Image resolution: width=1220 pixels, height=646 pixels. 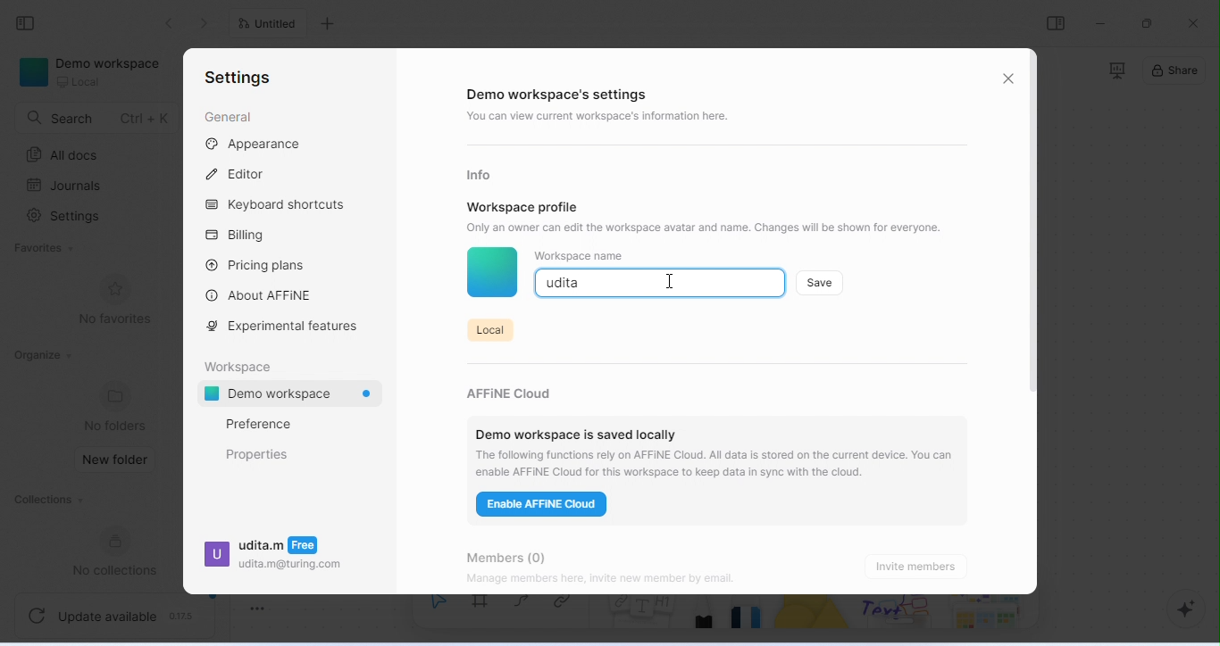 I want to click on appearance, so click(x=255, y=145).